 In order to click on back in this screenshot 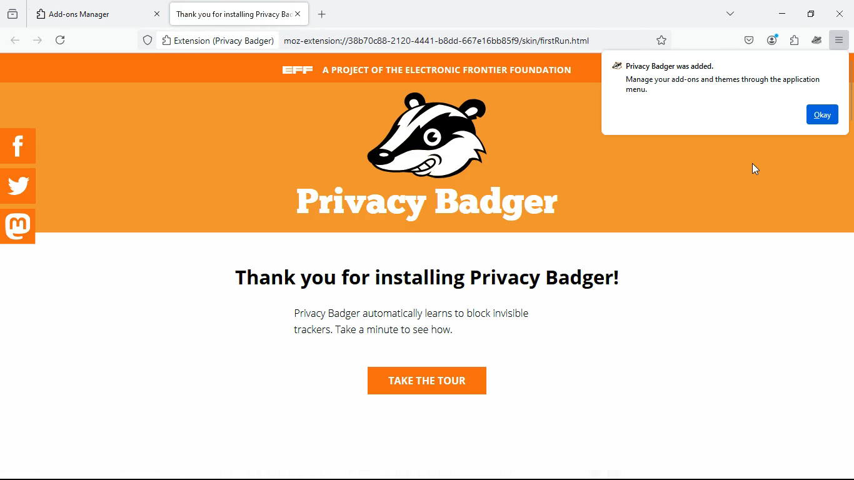, I will do `click(12, 41)`.